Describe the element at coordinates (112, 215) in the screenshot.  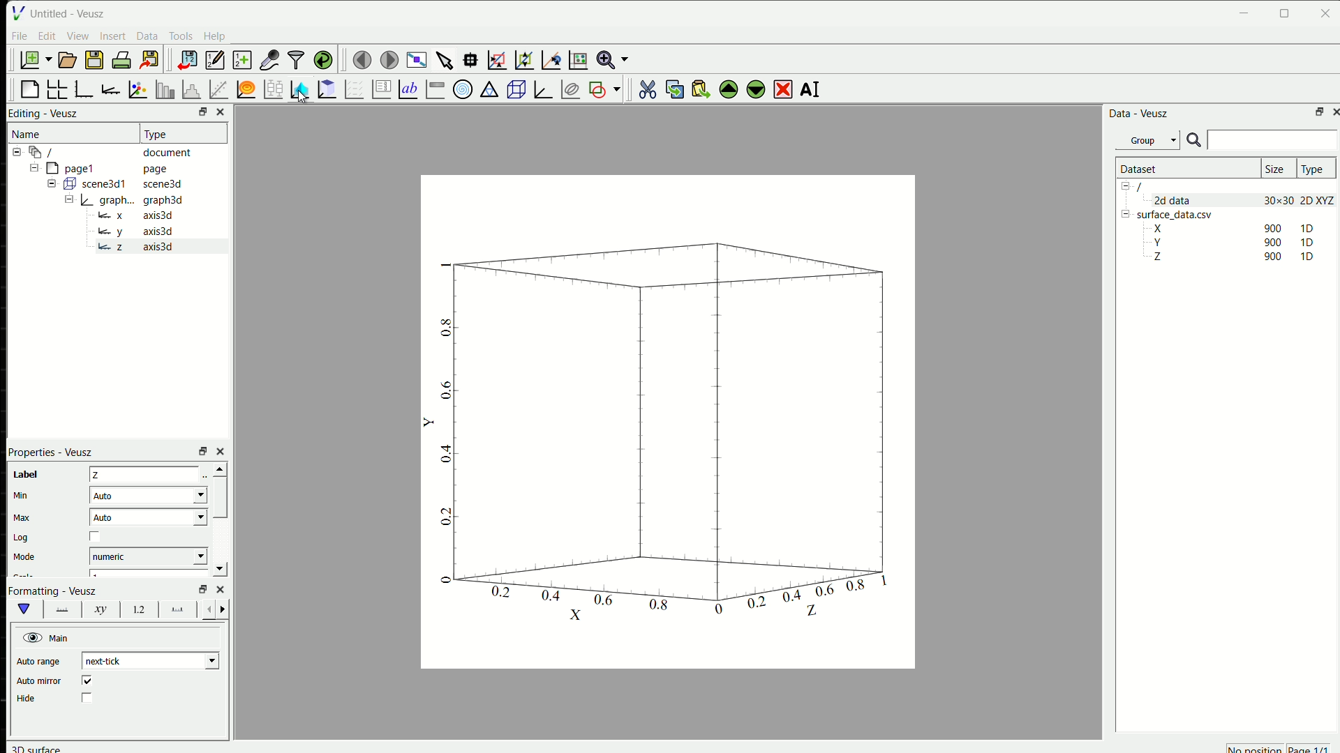
I see `x` at that location.